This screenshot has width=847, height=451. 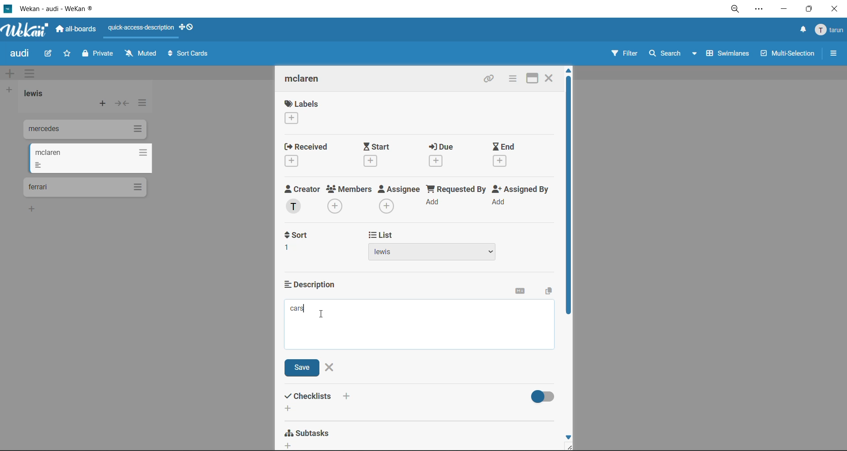 What do you see at coordinates (513, 156) in the screenshot?
I see `end` at bounding box center [513, 156].